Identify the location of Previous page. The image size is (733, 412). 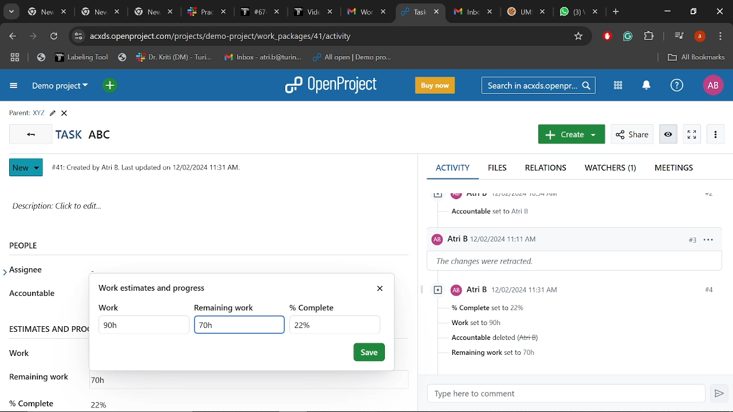
(12, 36).